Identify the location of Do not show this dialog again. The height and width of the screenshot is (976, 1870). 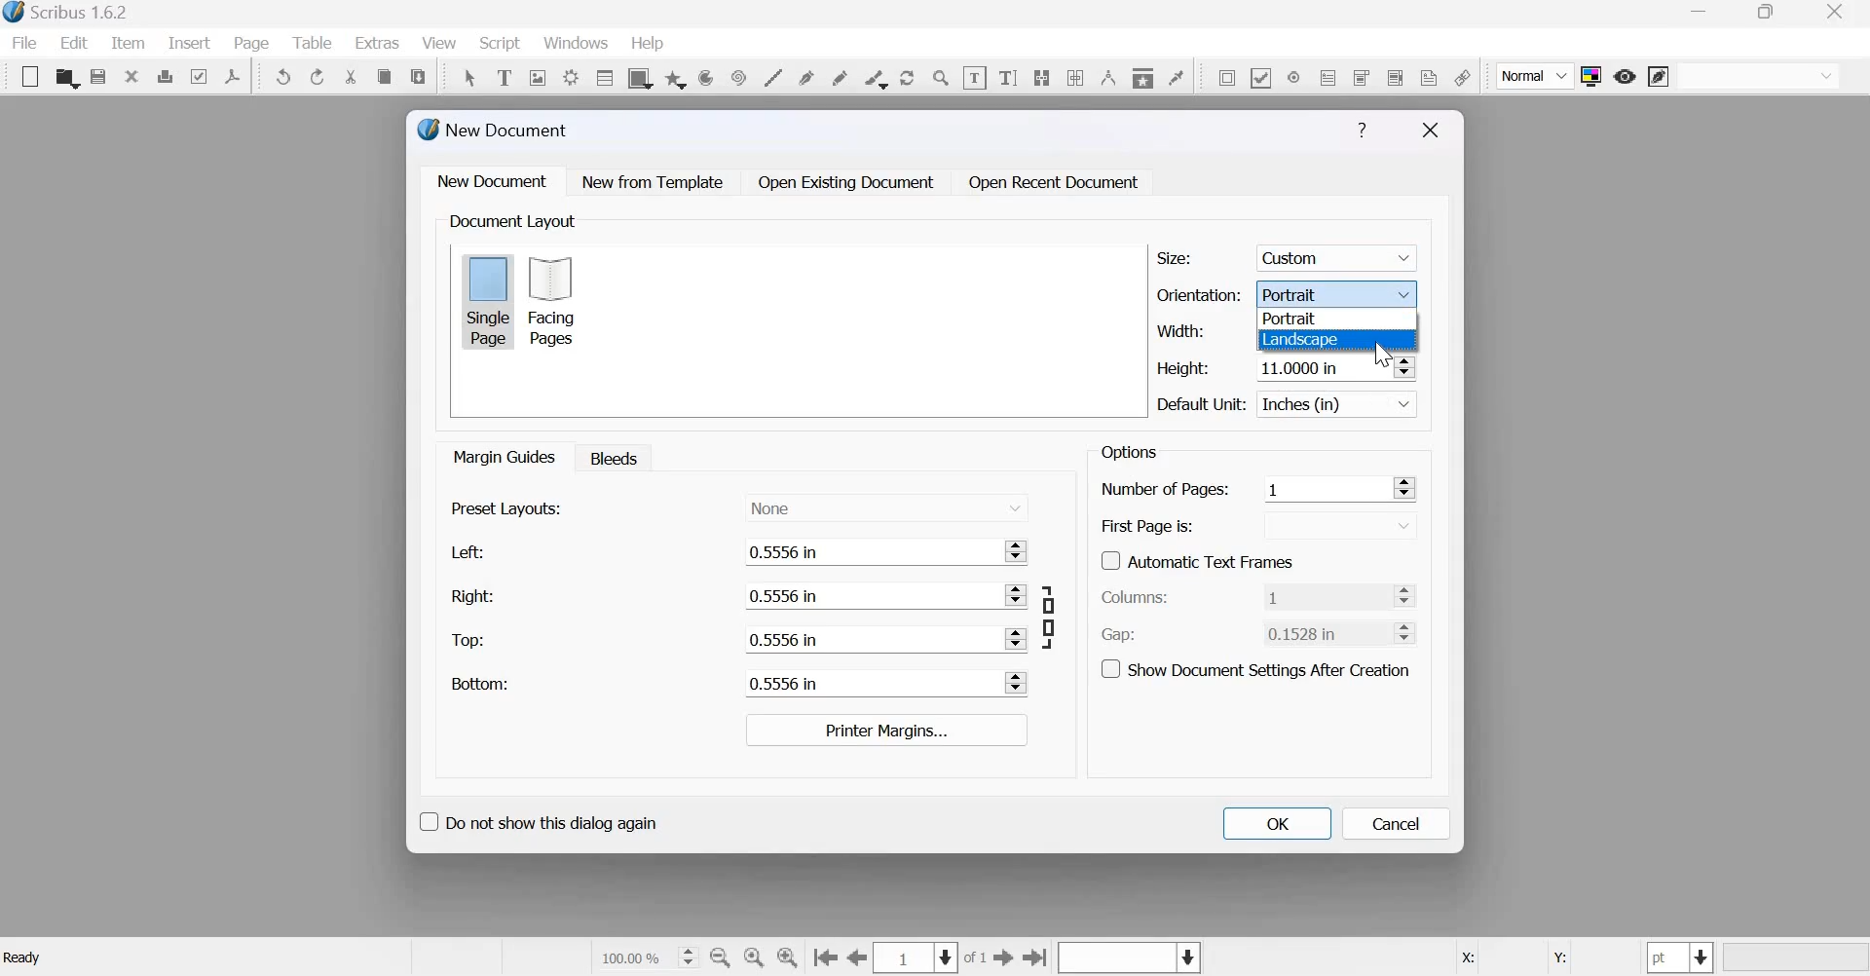
(537, 819).